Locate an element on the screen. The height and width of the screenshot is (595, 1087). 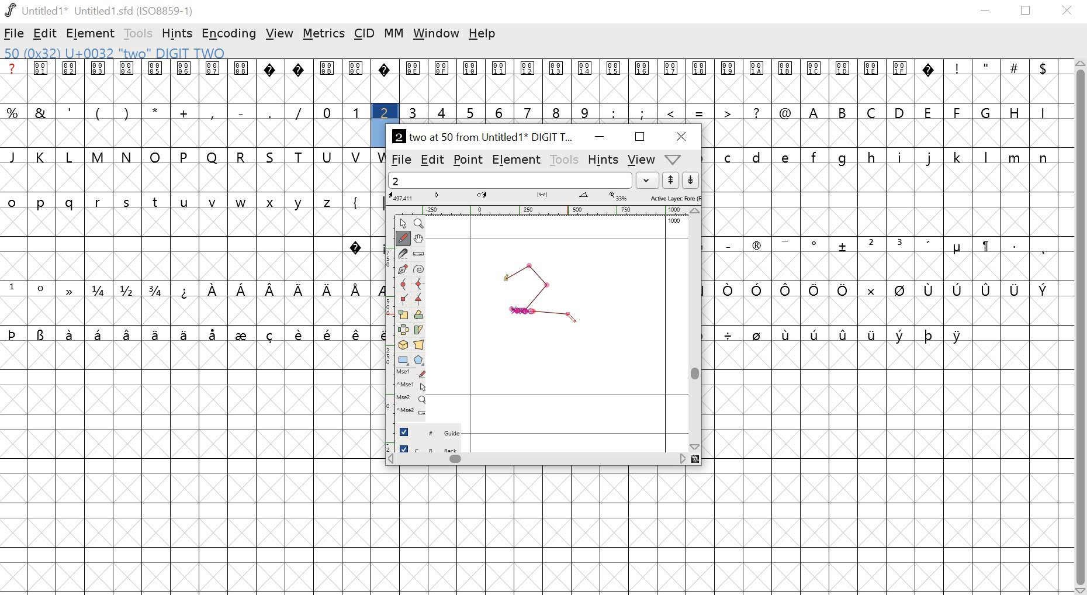
metrics is located at coordinates (324, 34).